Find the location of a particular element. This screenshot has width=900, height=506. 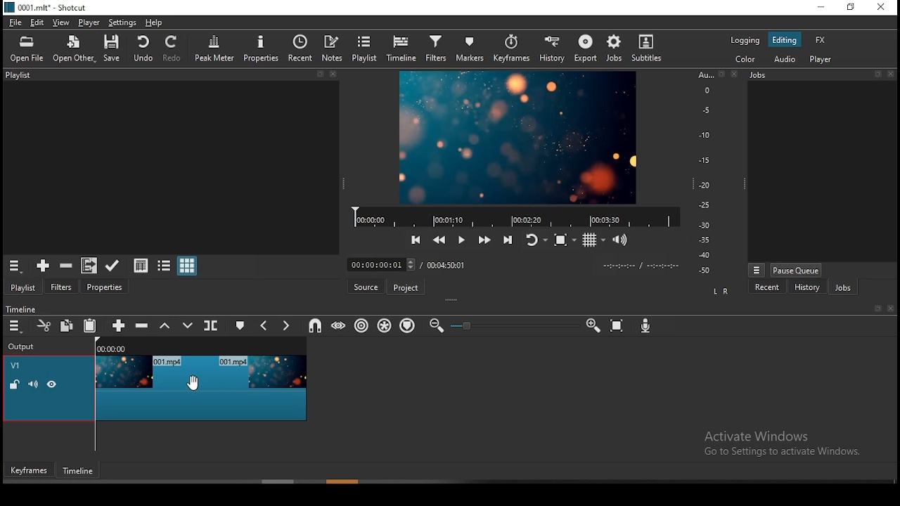

elapsed time is located at coordinates (382, 264).